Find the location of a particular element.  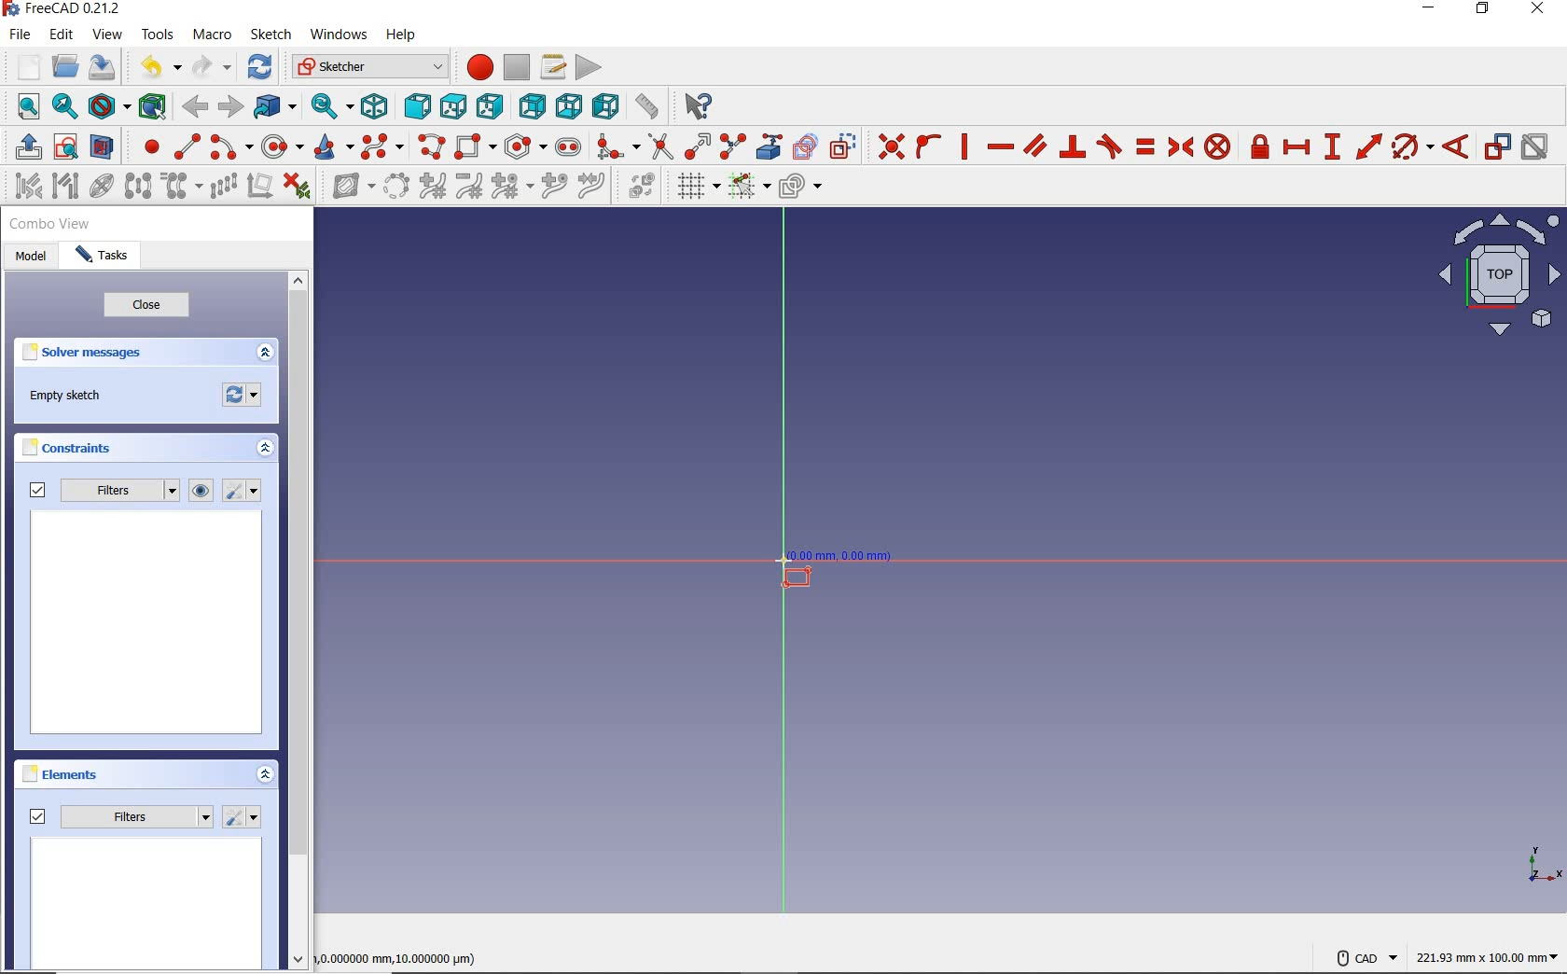

show/hide B-Spline information layer is located at coordinates (347, 188).